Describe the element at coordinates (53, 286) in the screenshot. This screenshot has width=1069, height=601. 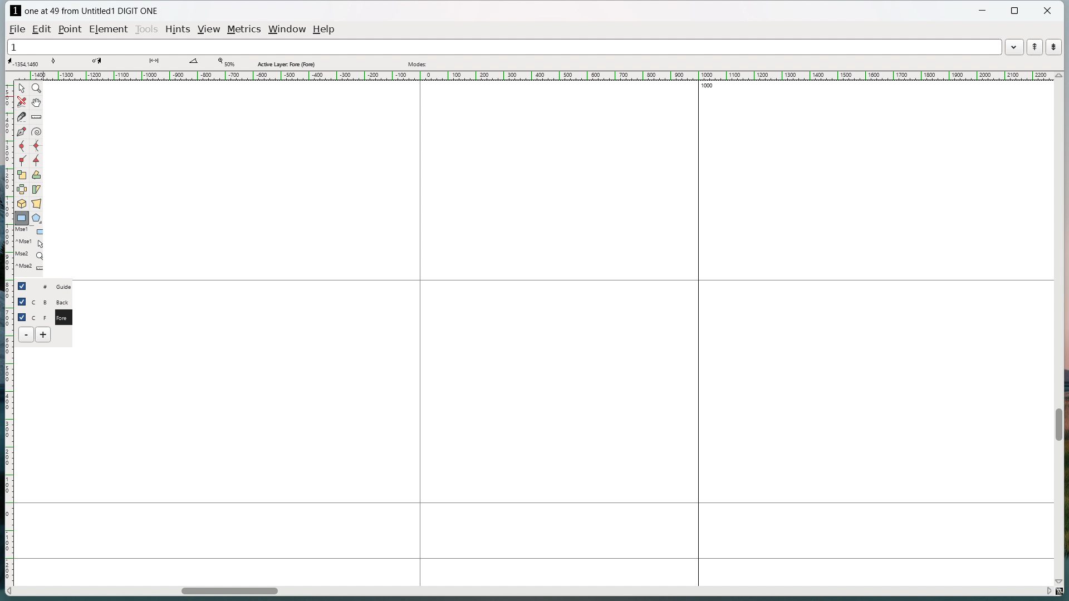
I see `# Guide` at that location.